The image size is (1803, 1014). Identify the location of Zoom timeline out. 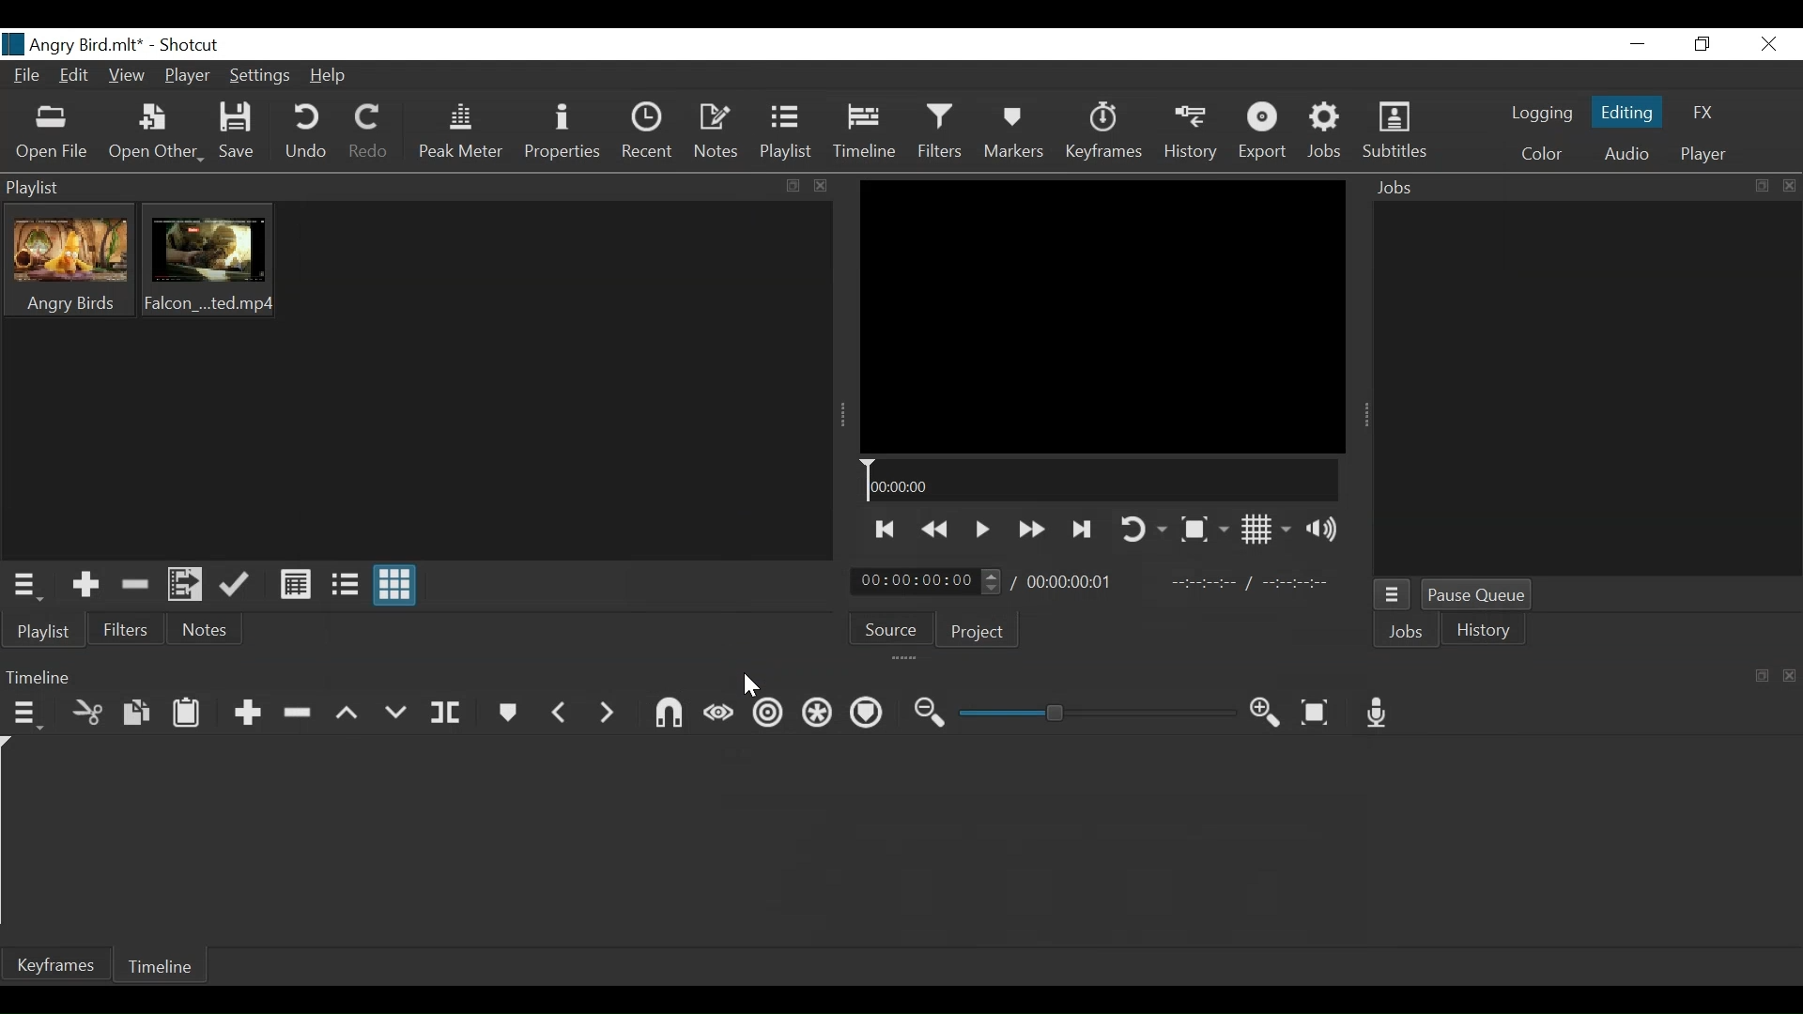
(1263, 714).